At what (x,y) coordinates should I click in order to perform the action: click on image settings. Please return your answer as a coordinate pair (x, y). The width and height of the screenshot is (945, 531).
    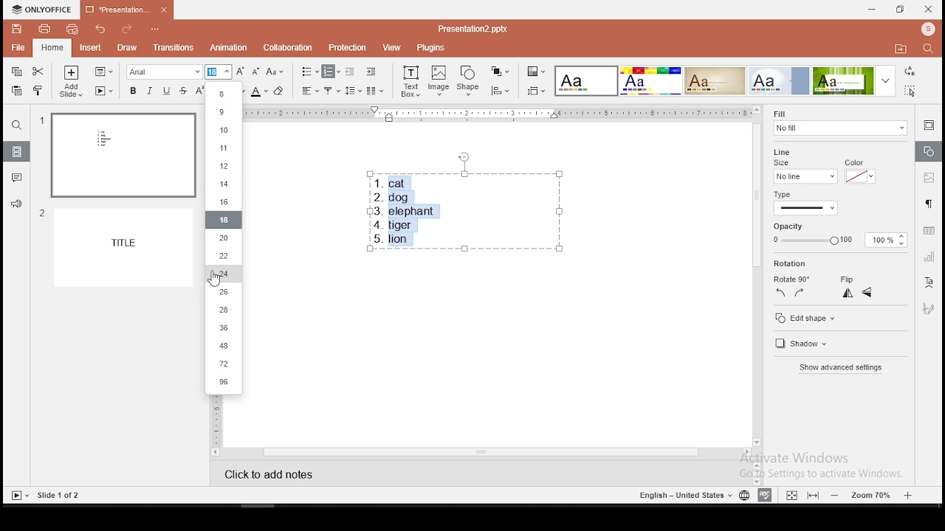
    Looking at the image, I should click on (929, 177).